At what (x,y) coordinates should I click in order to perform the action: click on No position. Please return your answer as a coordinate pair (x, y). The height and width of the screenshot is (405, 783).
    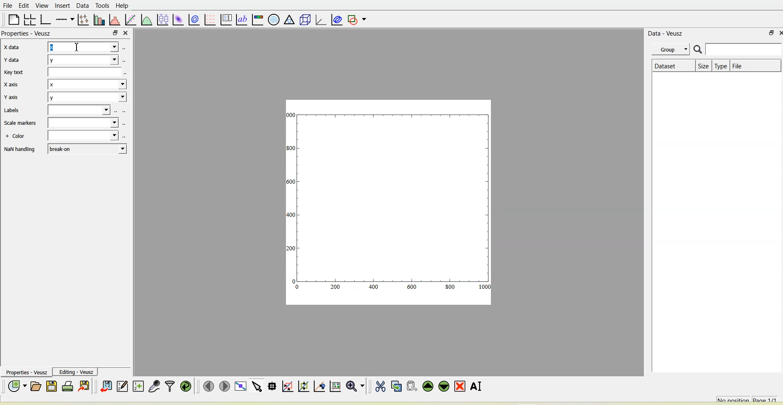
    Looking at the image, I should click on (733, 399).